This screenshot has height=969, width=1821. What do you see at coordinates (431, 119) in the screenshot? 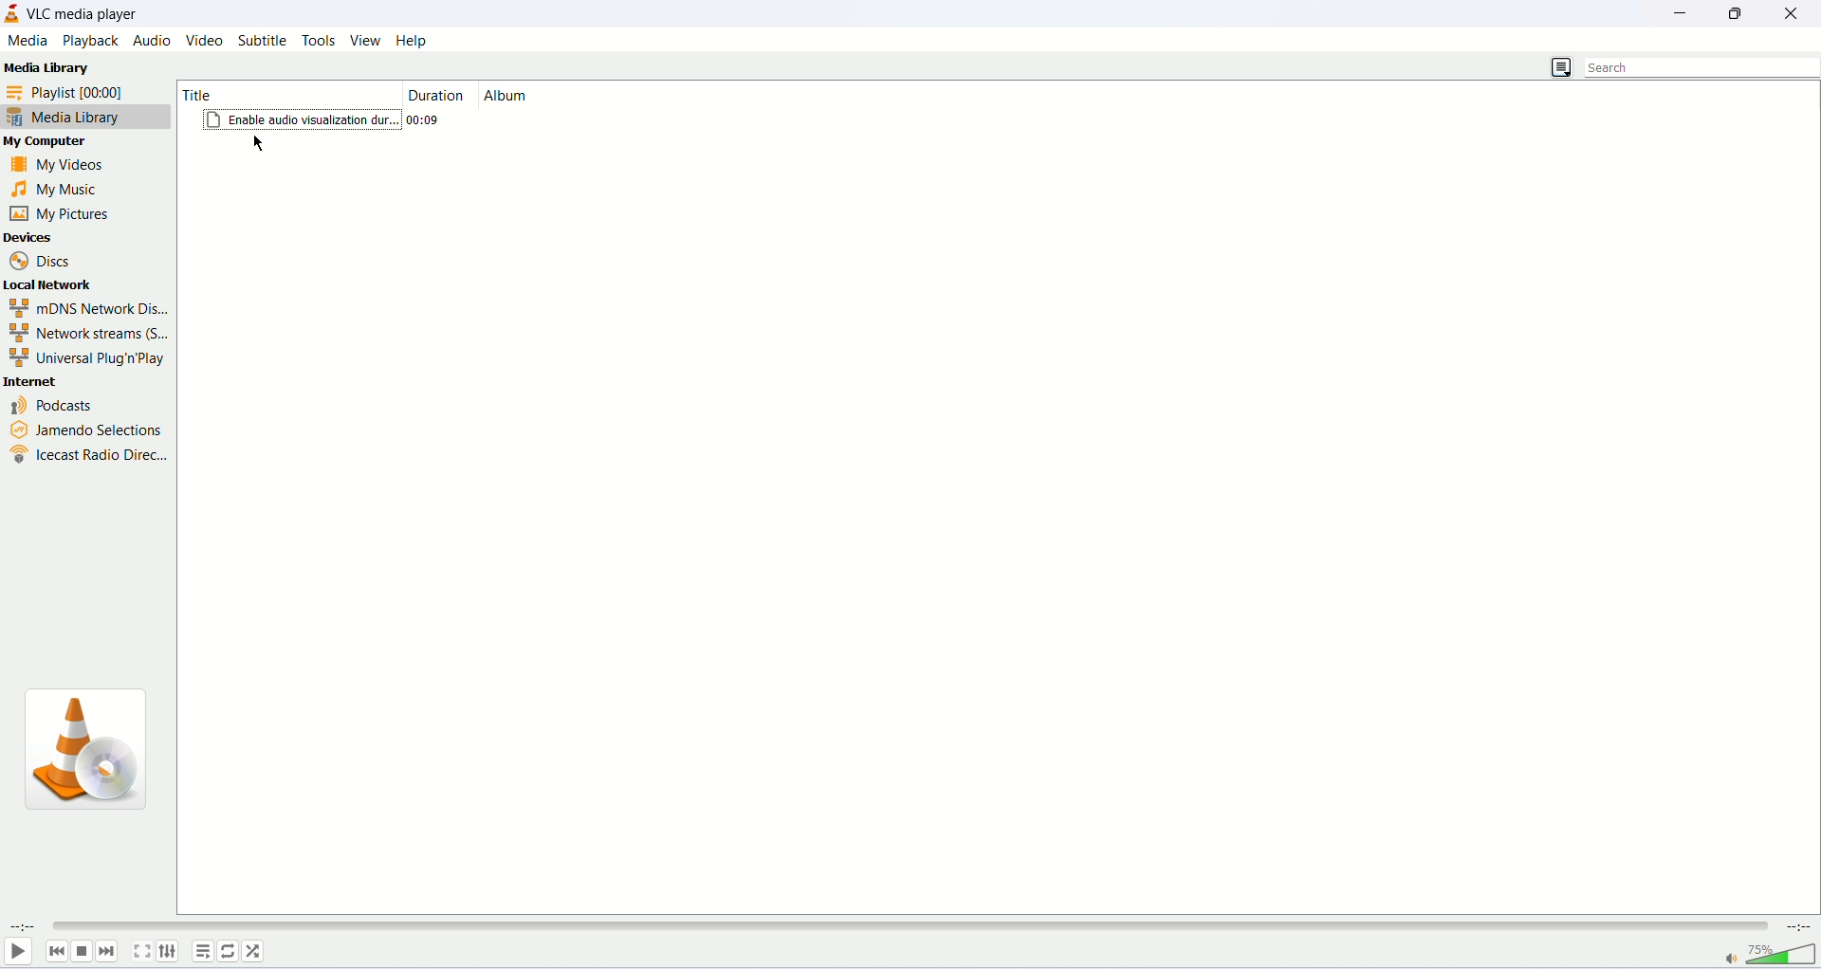
I see `00:09` at bounding box center [431, 119].